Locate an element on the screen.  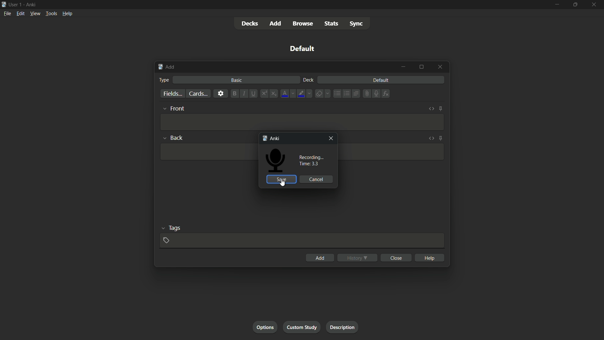
add is located at coordinates (166, 67).